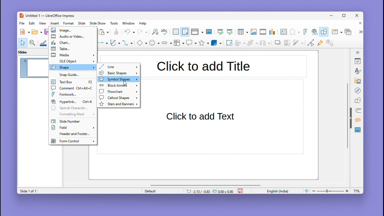 The height and width of the screenshot is (216, 384). I want to click on Symbol, so click(155, 43).